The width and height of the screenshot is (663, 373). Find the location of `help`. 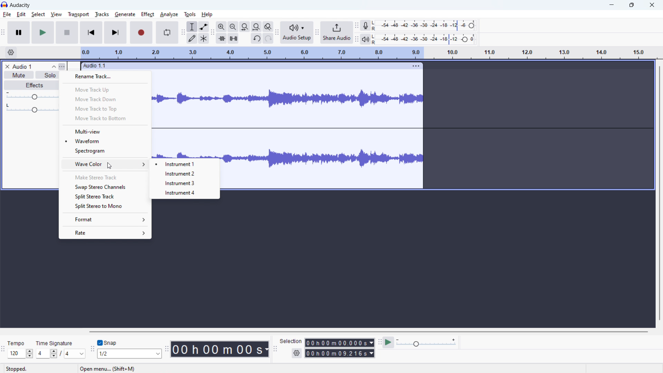

help is located at coordinates (208, 15).